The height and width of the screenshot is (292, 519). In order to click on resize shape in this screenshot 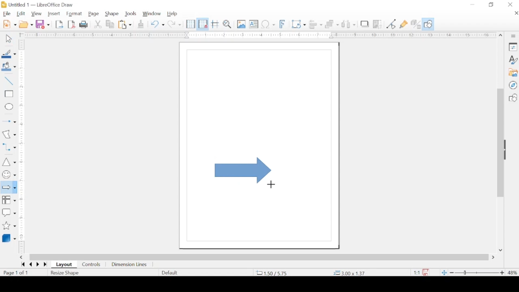, I will do `click(66, 273)`.